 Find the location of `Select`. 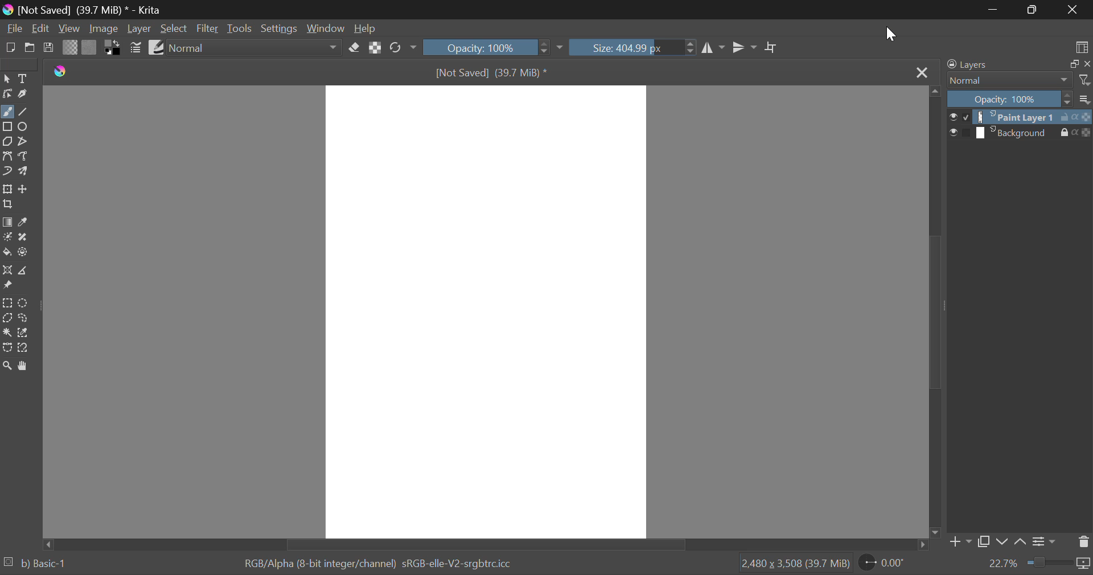

Select is located at coordinates (7, 79).